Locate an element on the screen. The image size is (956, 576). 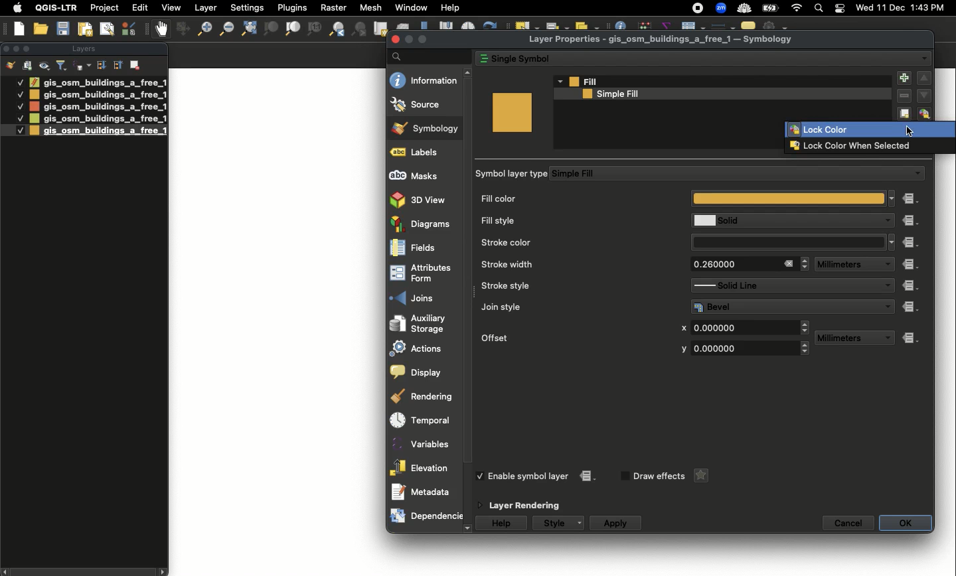
Enable symbol layer is located at coordinates (530, 476).